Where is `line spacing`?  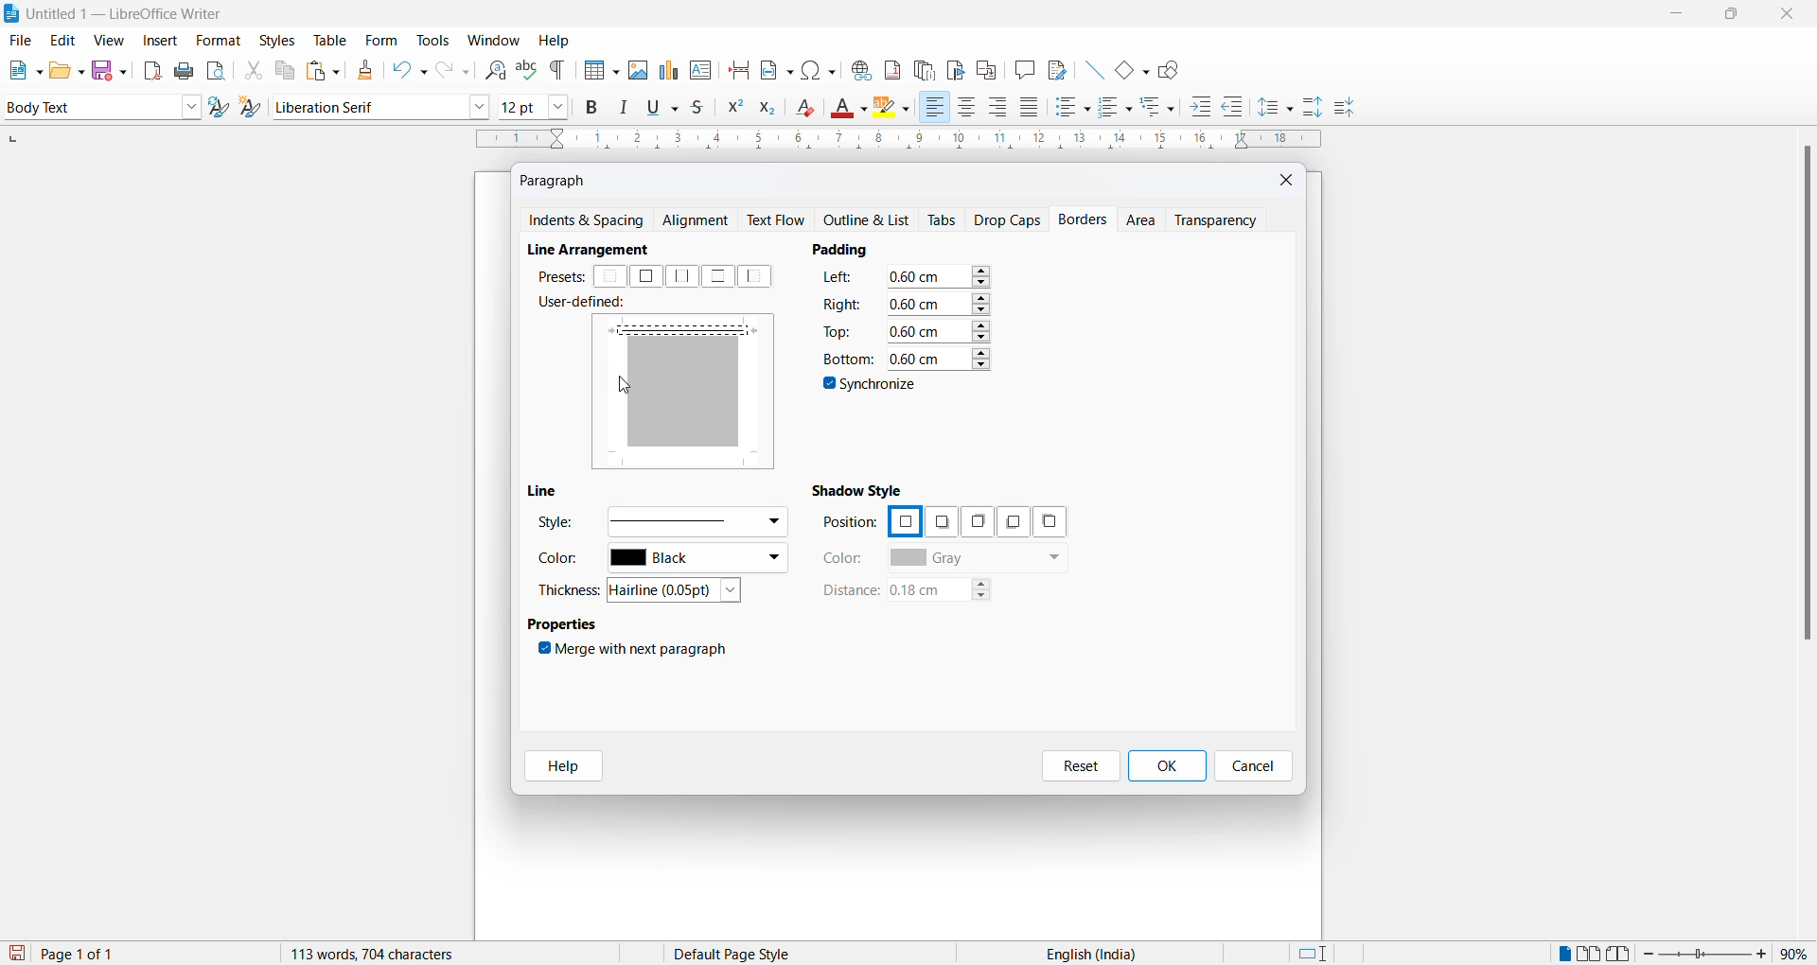
line spacing is located at coordinates (1279, 108).